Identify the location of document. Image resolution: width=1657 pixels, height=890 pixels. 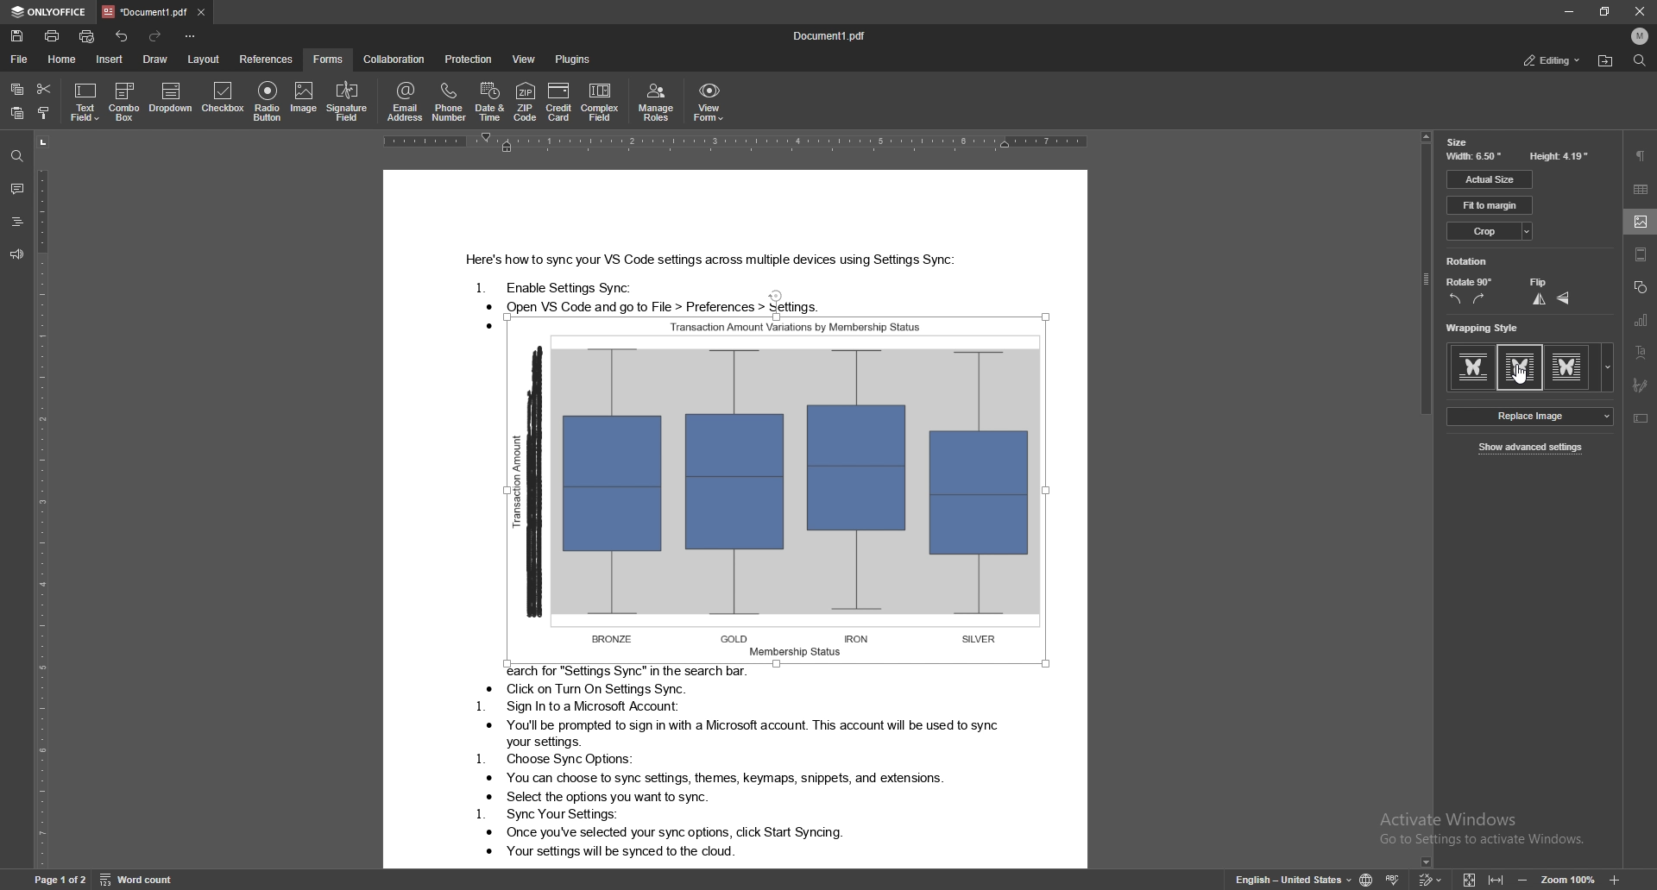
(737, 242).